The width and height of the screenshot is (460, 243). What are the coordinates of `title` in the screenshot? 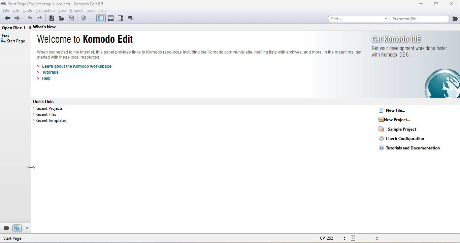 It's located at (55, 4).